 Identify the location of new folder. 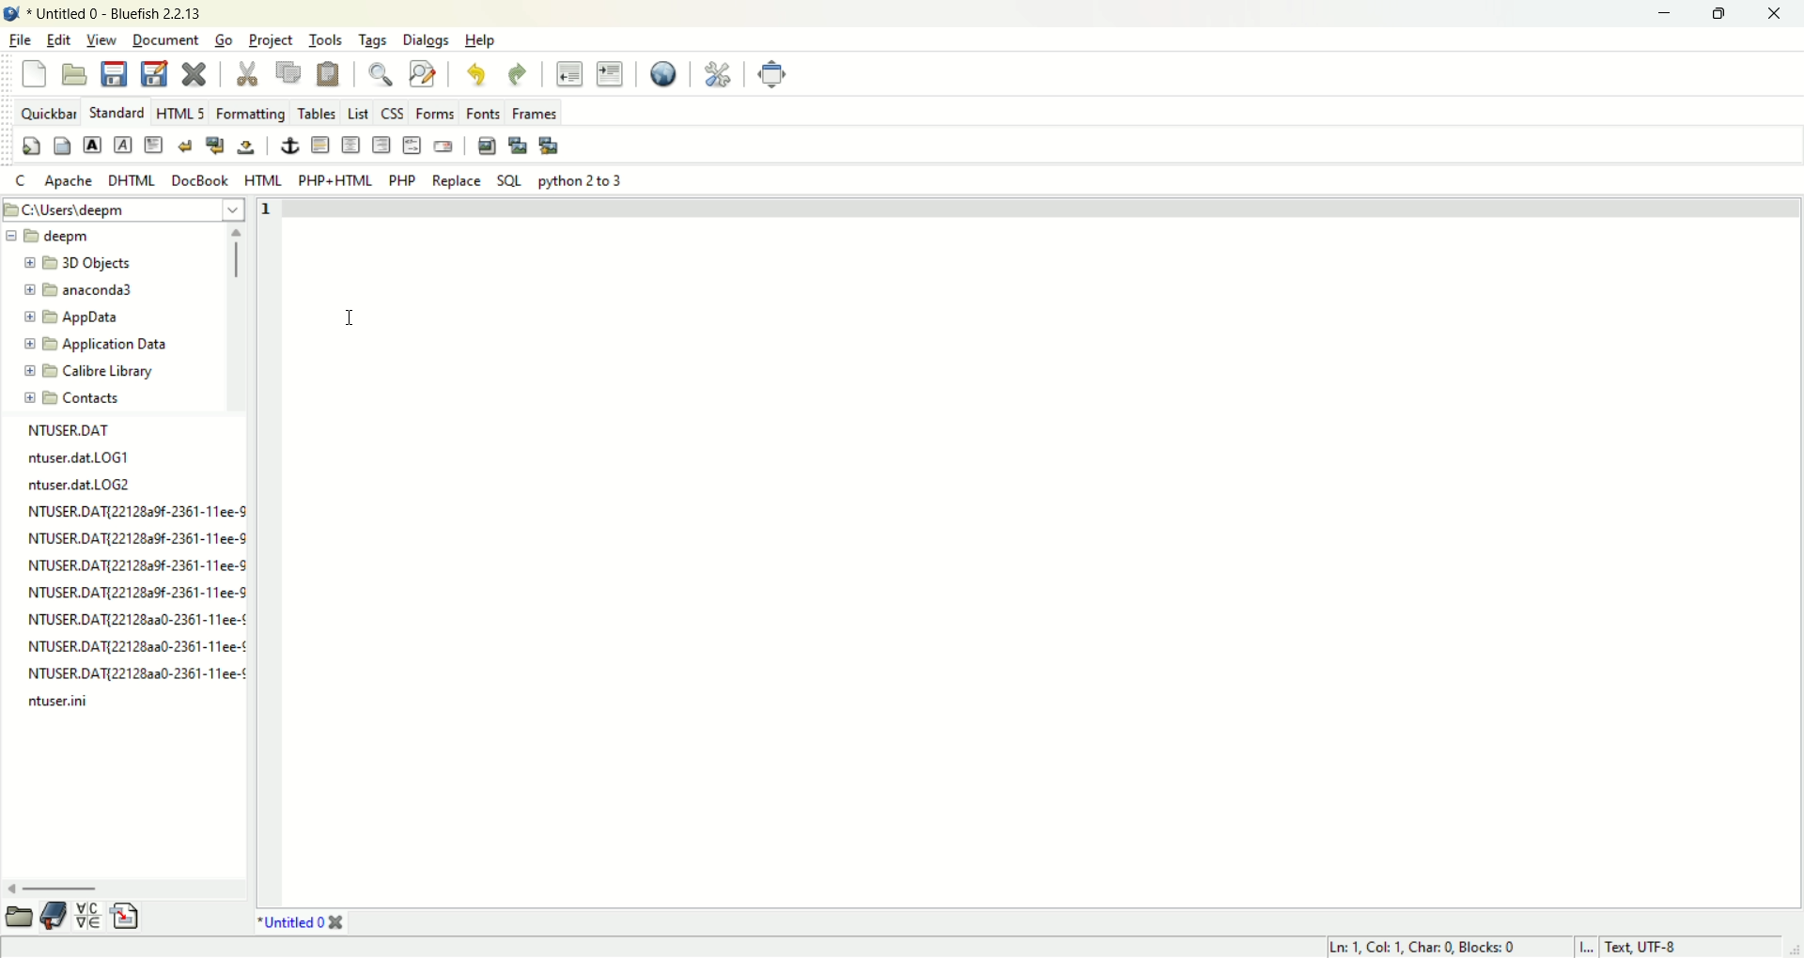
(82, 288).